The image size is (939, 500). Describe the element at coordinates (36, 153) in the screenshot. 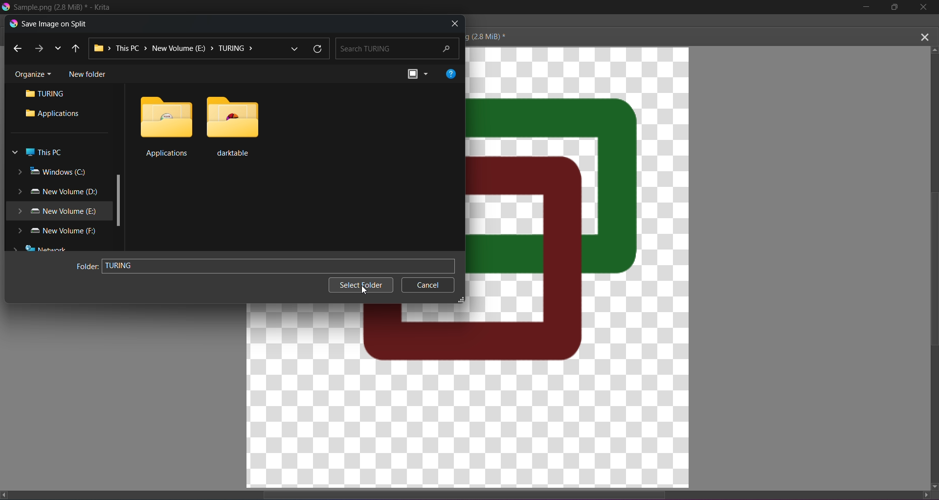

I see `This PC` at that location.